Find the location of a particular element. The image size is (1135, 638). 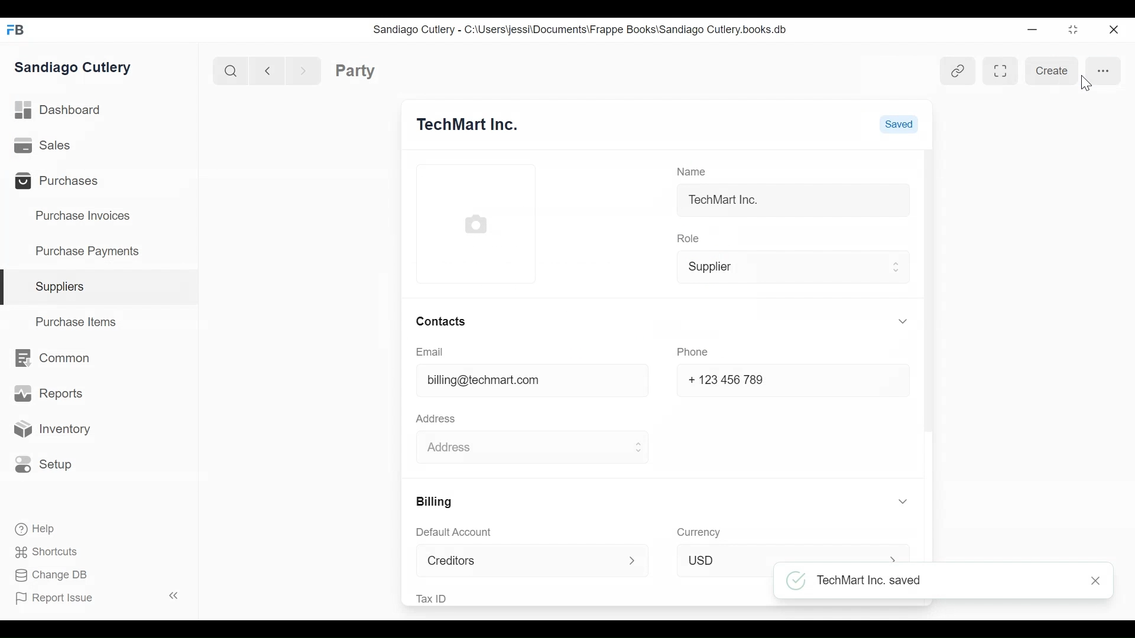

Sales is located at coordinates (43, 145).